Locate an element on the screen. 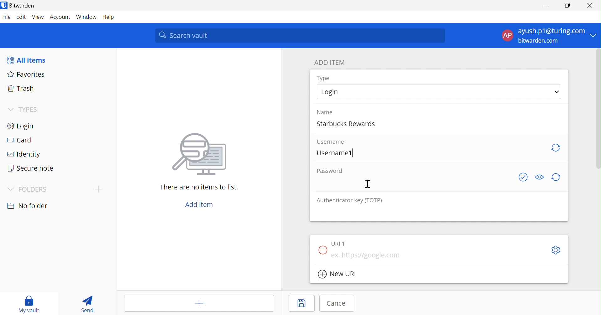  ayush.p1@turing.com is located at coordinates (551, 31).